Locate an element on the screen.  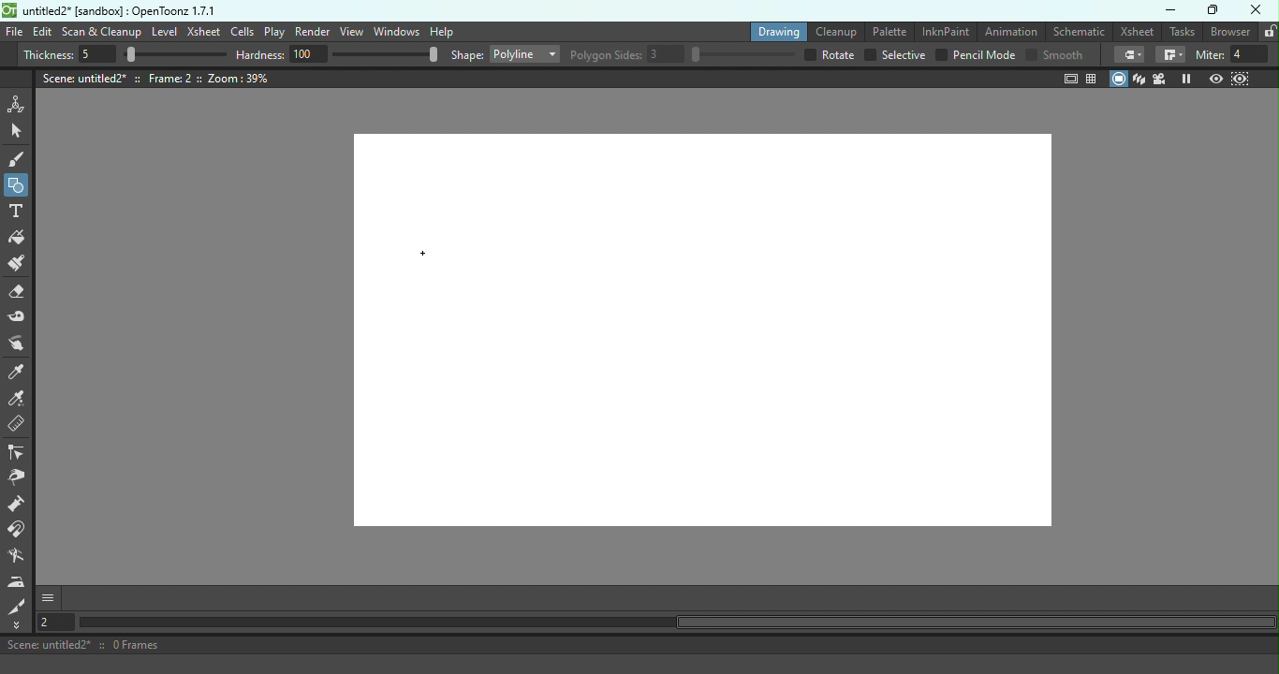
Horizontal scroll bar is located at coordinates (676, 623).